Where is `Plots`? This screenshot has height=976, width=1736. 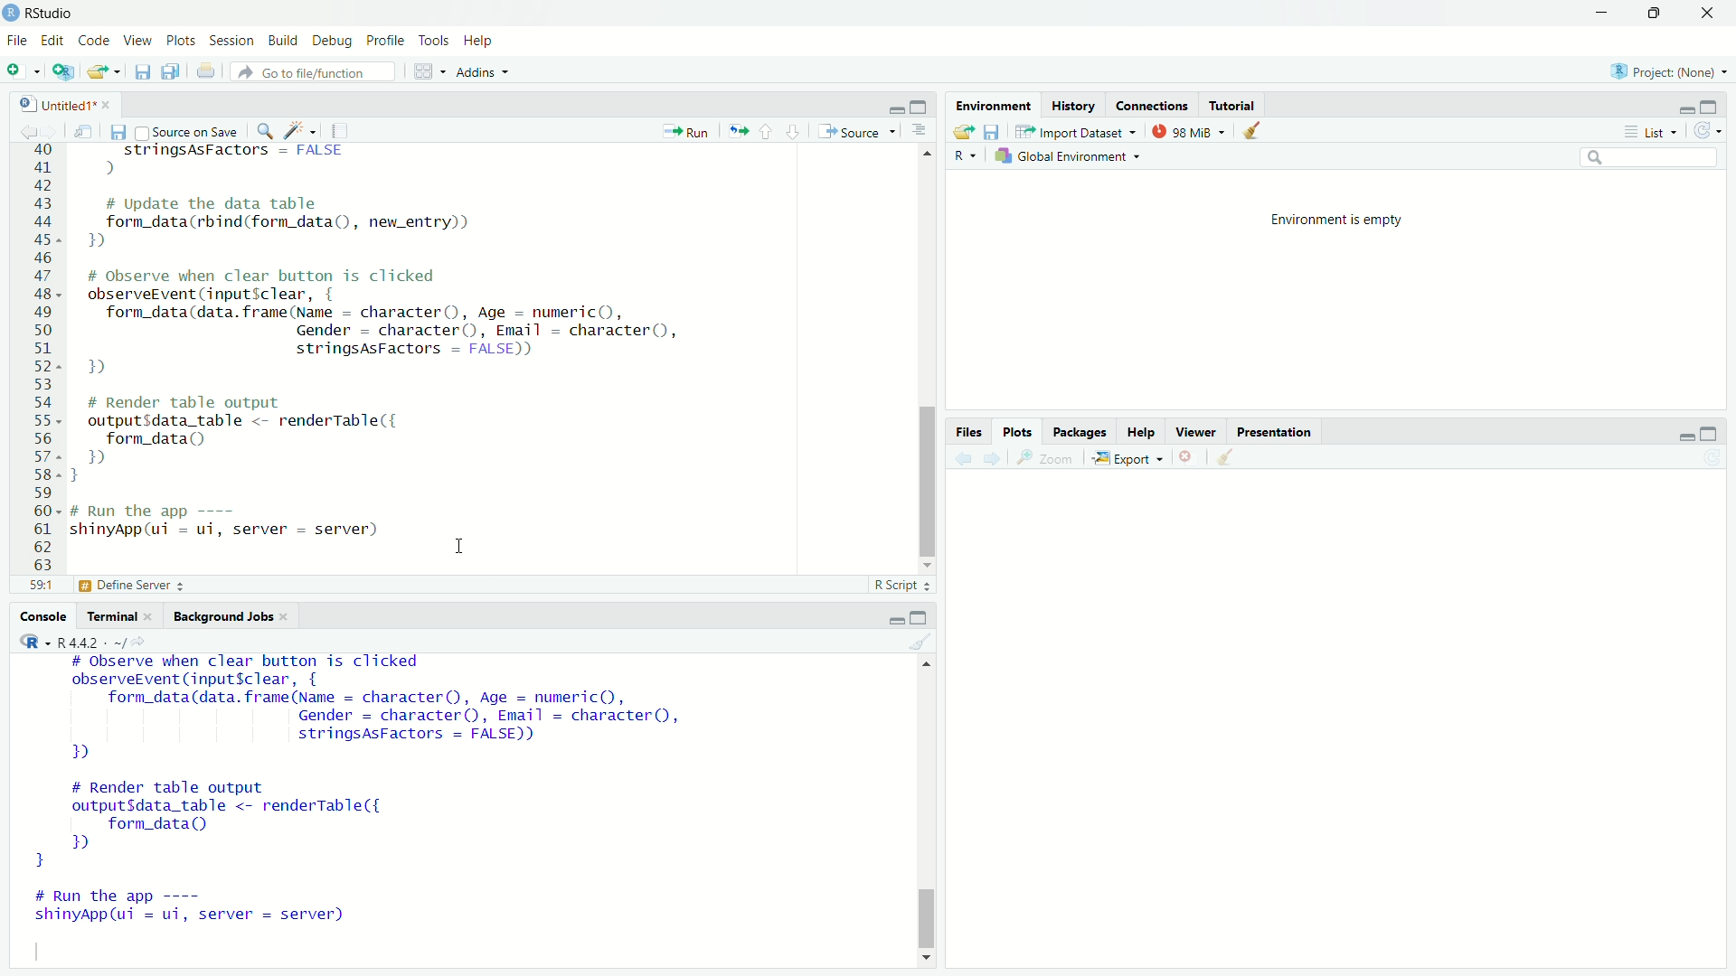 Plots is located at coordinates (181, 41).